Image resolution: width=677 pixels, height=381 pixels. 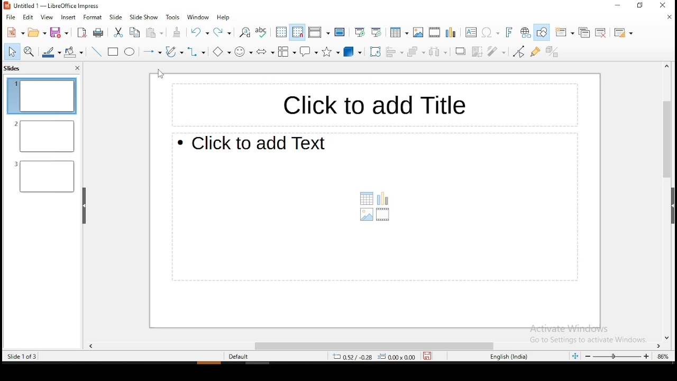 What do you see at coordinates (520, 51) in the screenshot?
I see `toggle point edit mode` at bounding box center [520, 51].